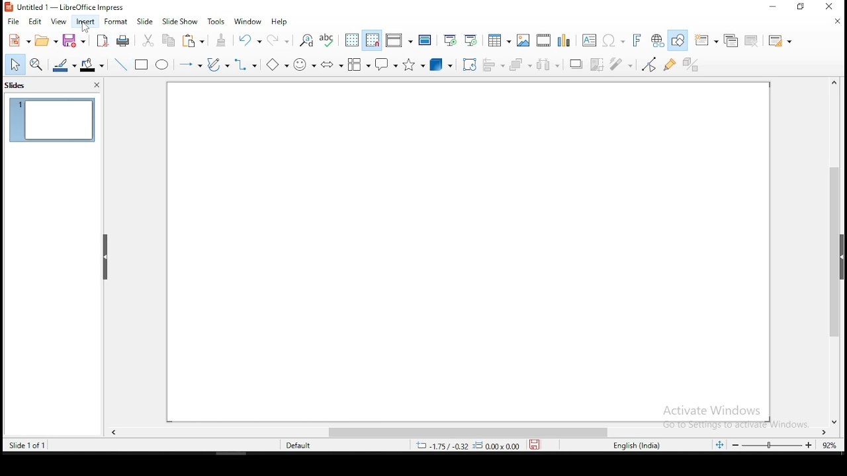 The width and height of the screenshot is (847, 476). I want to click on distribute, so click(546, 65).